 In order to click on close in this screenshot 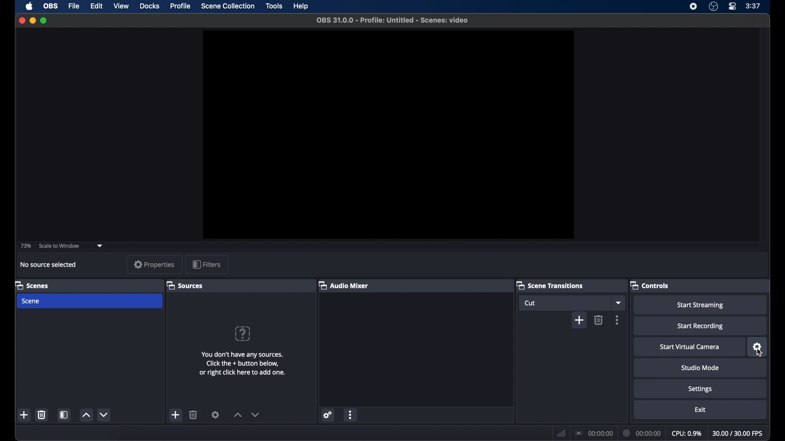, I will do `click(22, 20)`.